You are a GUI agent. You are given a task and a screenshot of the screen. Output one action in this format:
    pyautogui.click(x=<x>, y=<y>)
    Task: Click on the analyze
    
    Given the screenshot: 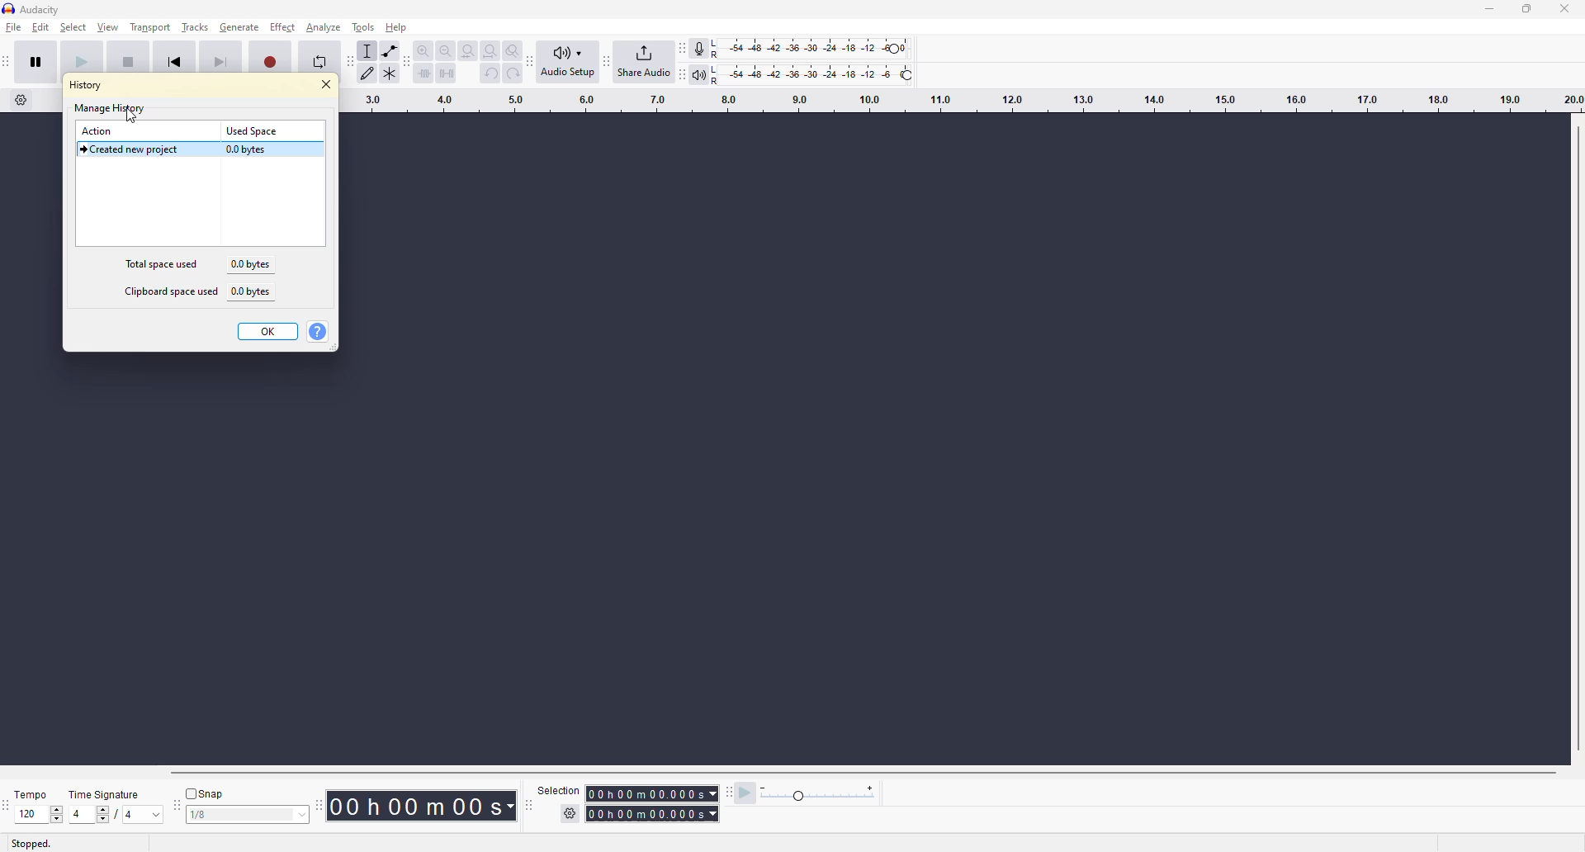 What is the action you would take?
    pyautogui.click(x=319, y=31)
    